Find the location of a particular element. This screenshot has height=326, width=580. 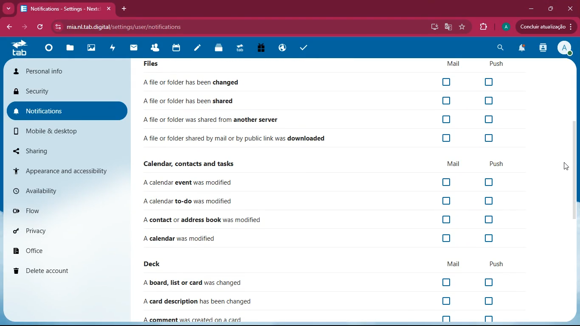

tab is located at coordinates (20, 49).